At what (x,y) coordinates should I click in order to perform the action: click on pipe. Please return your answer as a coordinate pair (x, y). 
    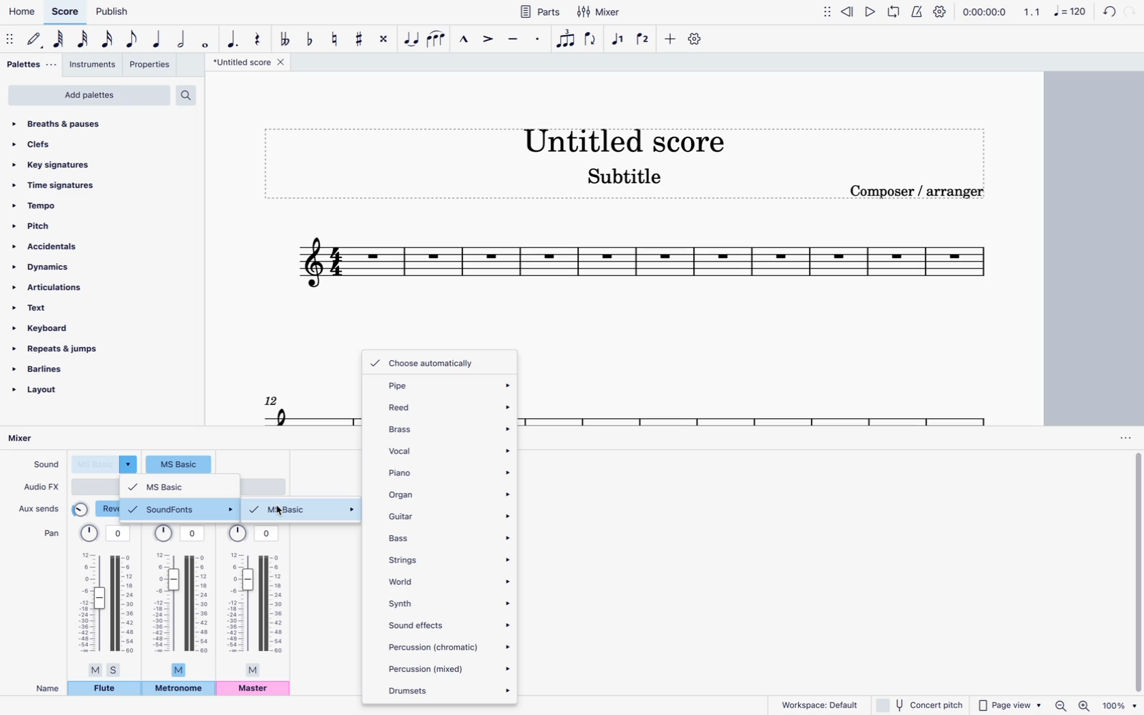
    Looking at the image, I should click on (444, 385).